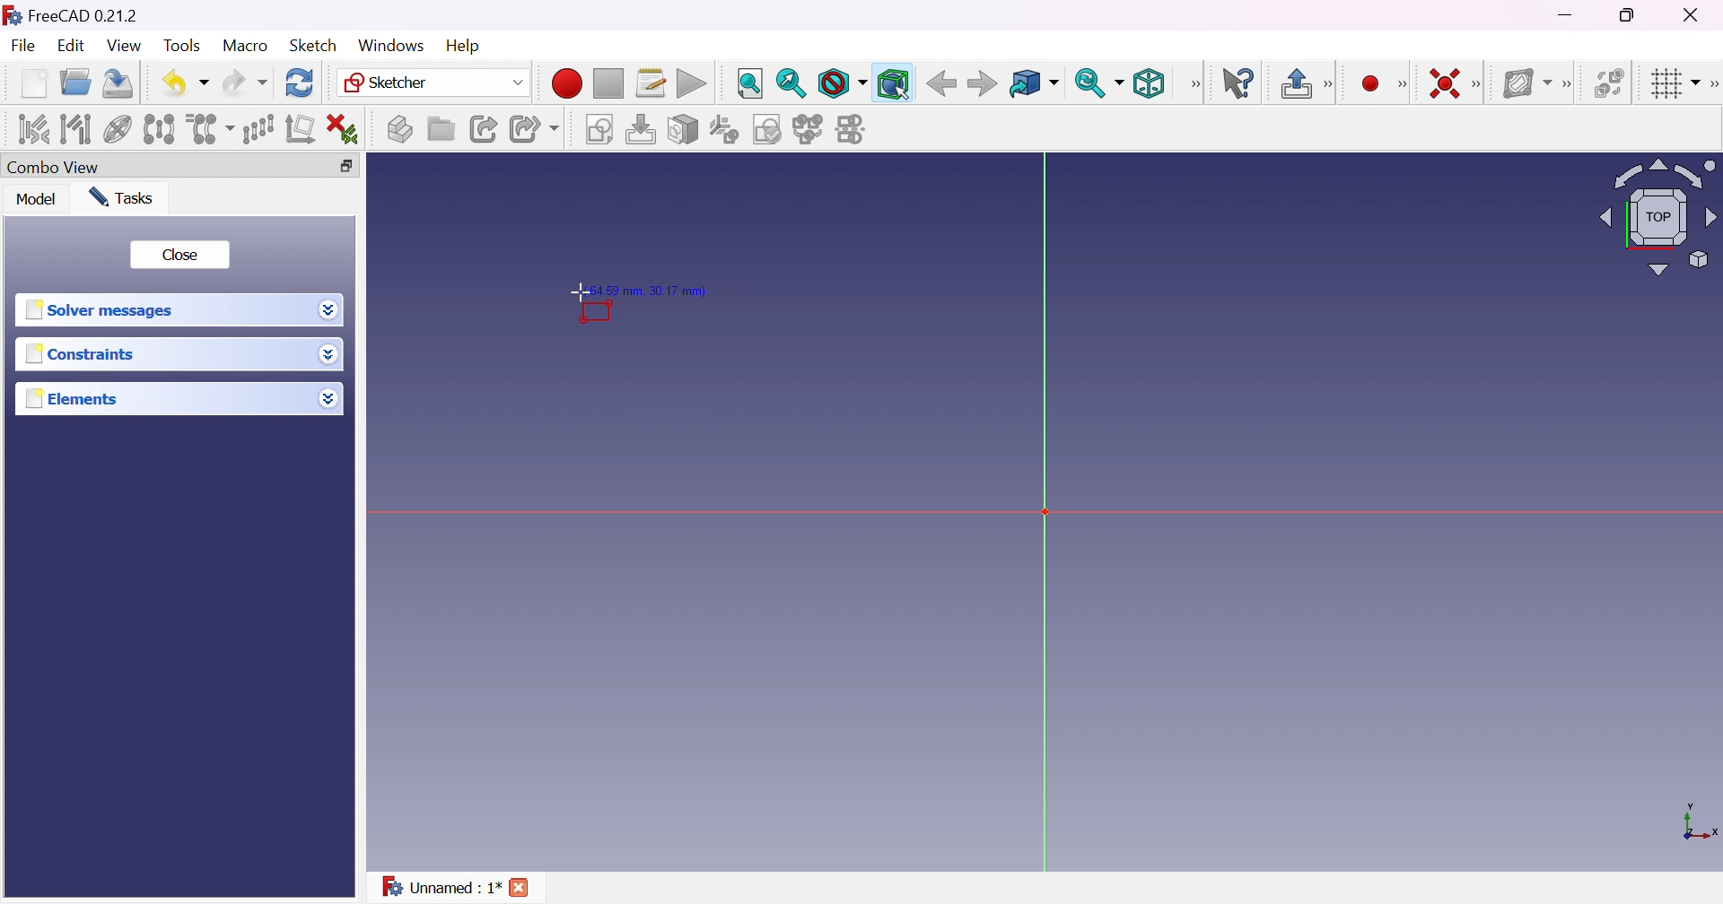  Describe the element at coordinates (1098, 85) in the screenshot. I see `Sync view` at that location.